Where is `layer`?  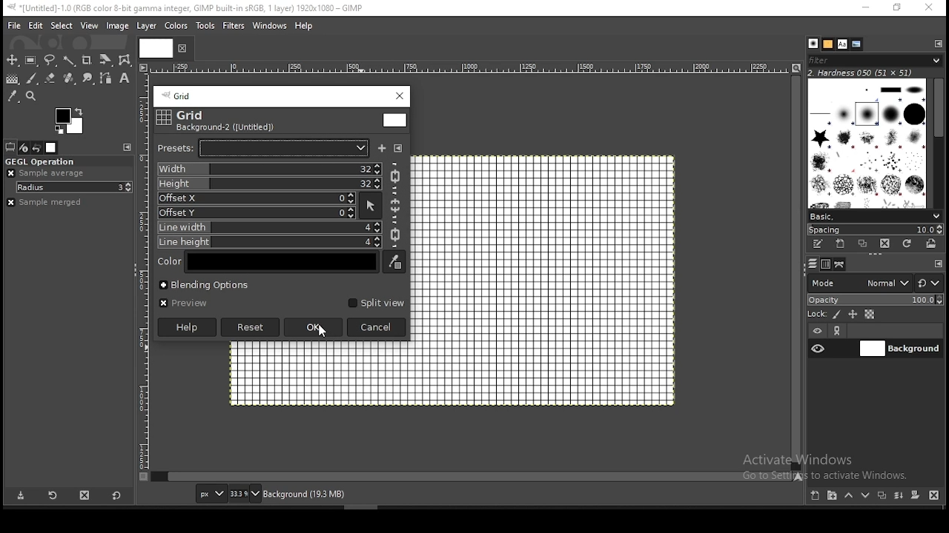 layer is located at coordinates (147, 26).